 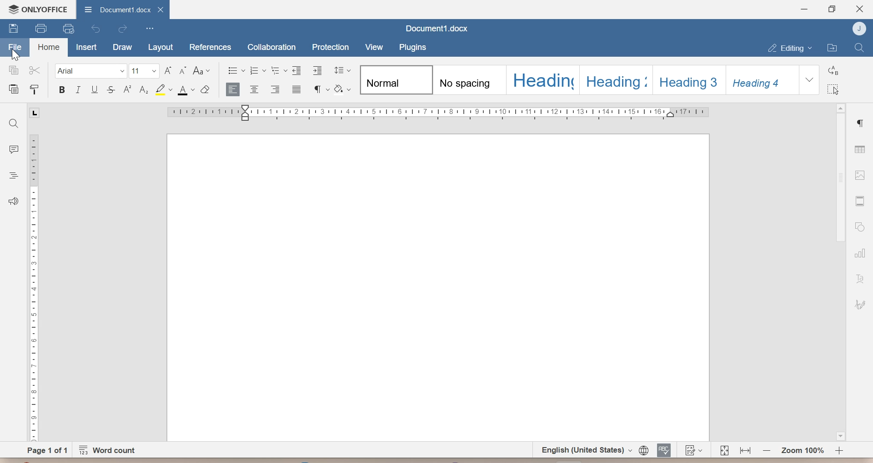 I want to click on Home, so click(x=48, y=48).